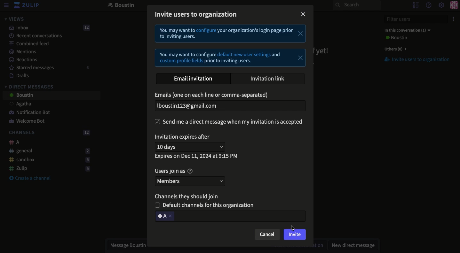 The image size is (460, 253). I want to click on Starred messages, so click(48, 68).